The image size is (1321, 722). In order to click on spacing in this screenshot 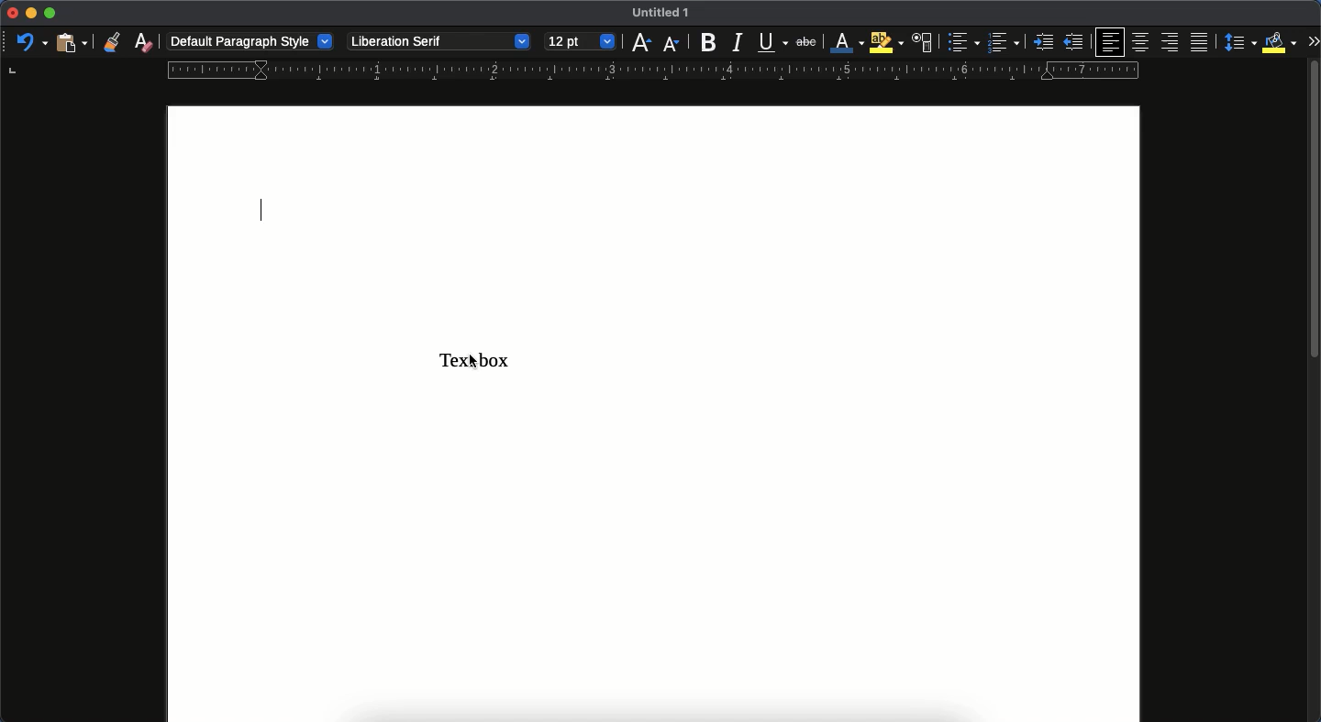, I will do `click(1241, 41)`.